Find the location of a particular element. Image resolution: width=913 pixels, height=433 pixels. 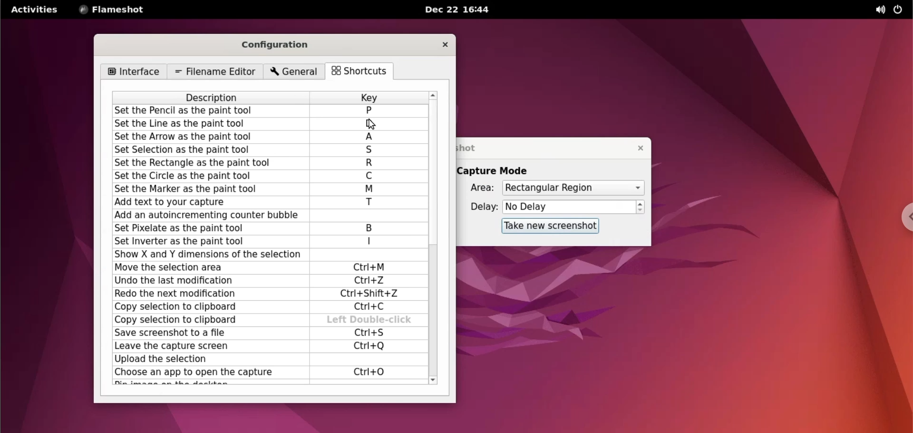

Ctrl + S is located at coordinates (368, 333).